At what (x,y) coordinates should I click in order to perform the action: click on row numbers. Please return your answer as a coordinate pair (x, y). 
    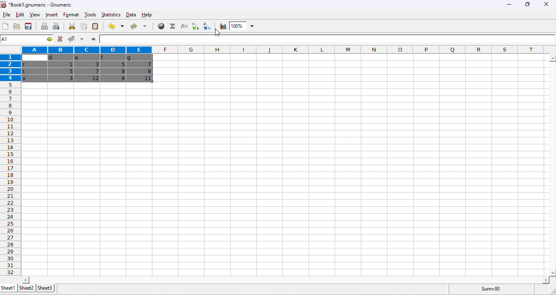
    Looking at the image, I should click on (12, 179).